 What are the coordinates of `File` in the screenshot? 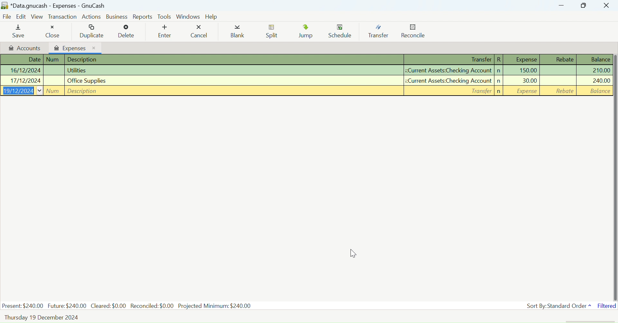 It's located at (6, 17).